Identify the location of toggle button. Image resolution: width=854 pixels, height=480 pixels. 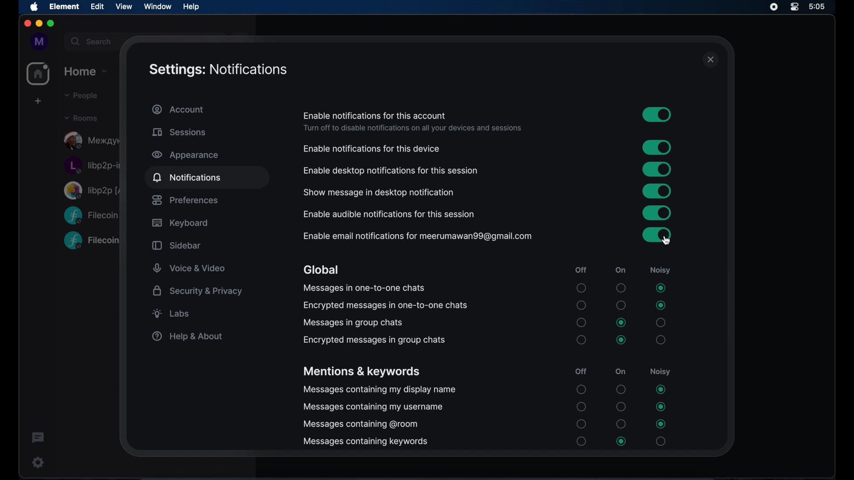
(657, 169).